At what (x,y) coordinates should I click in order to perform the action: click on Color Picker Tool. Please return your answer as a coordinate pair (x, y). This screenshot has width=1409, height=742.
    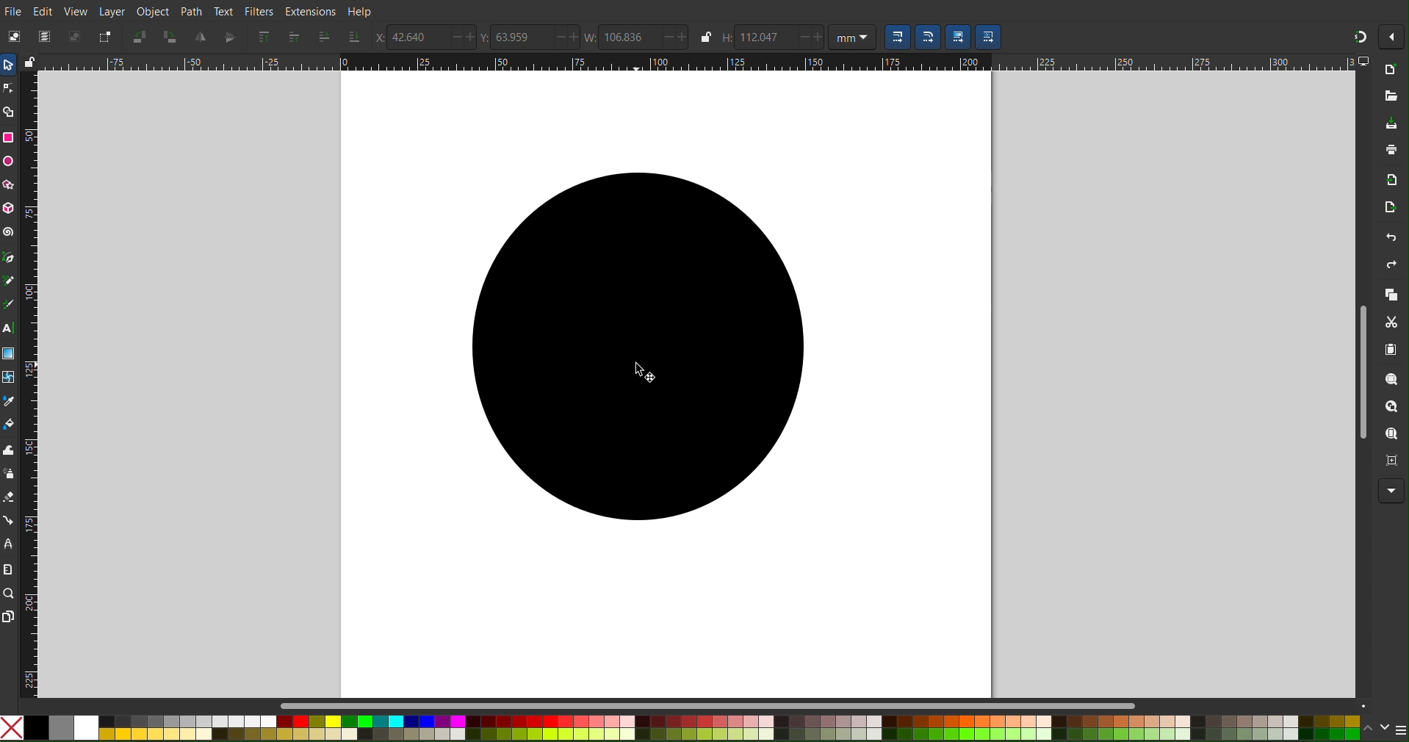
    Looking at the image, I should click on (9, 400).